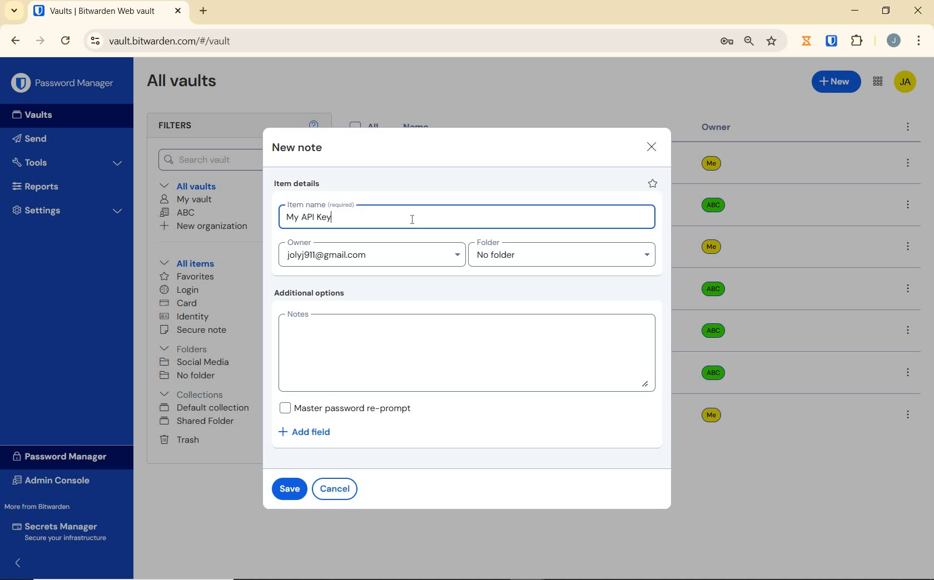 The width and height of the screenshot is (934, 580). Describe the element at coordinates (413, 219) in the screenshot. I see `cursor` at that location.